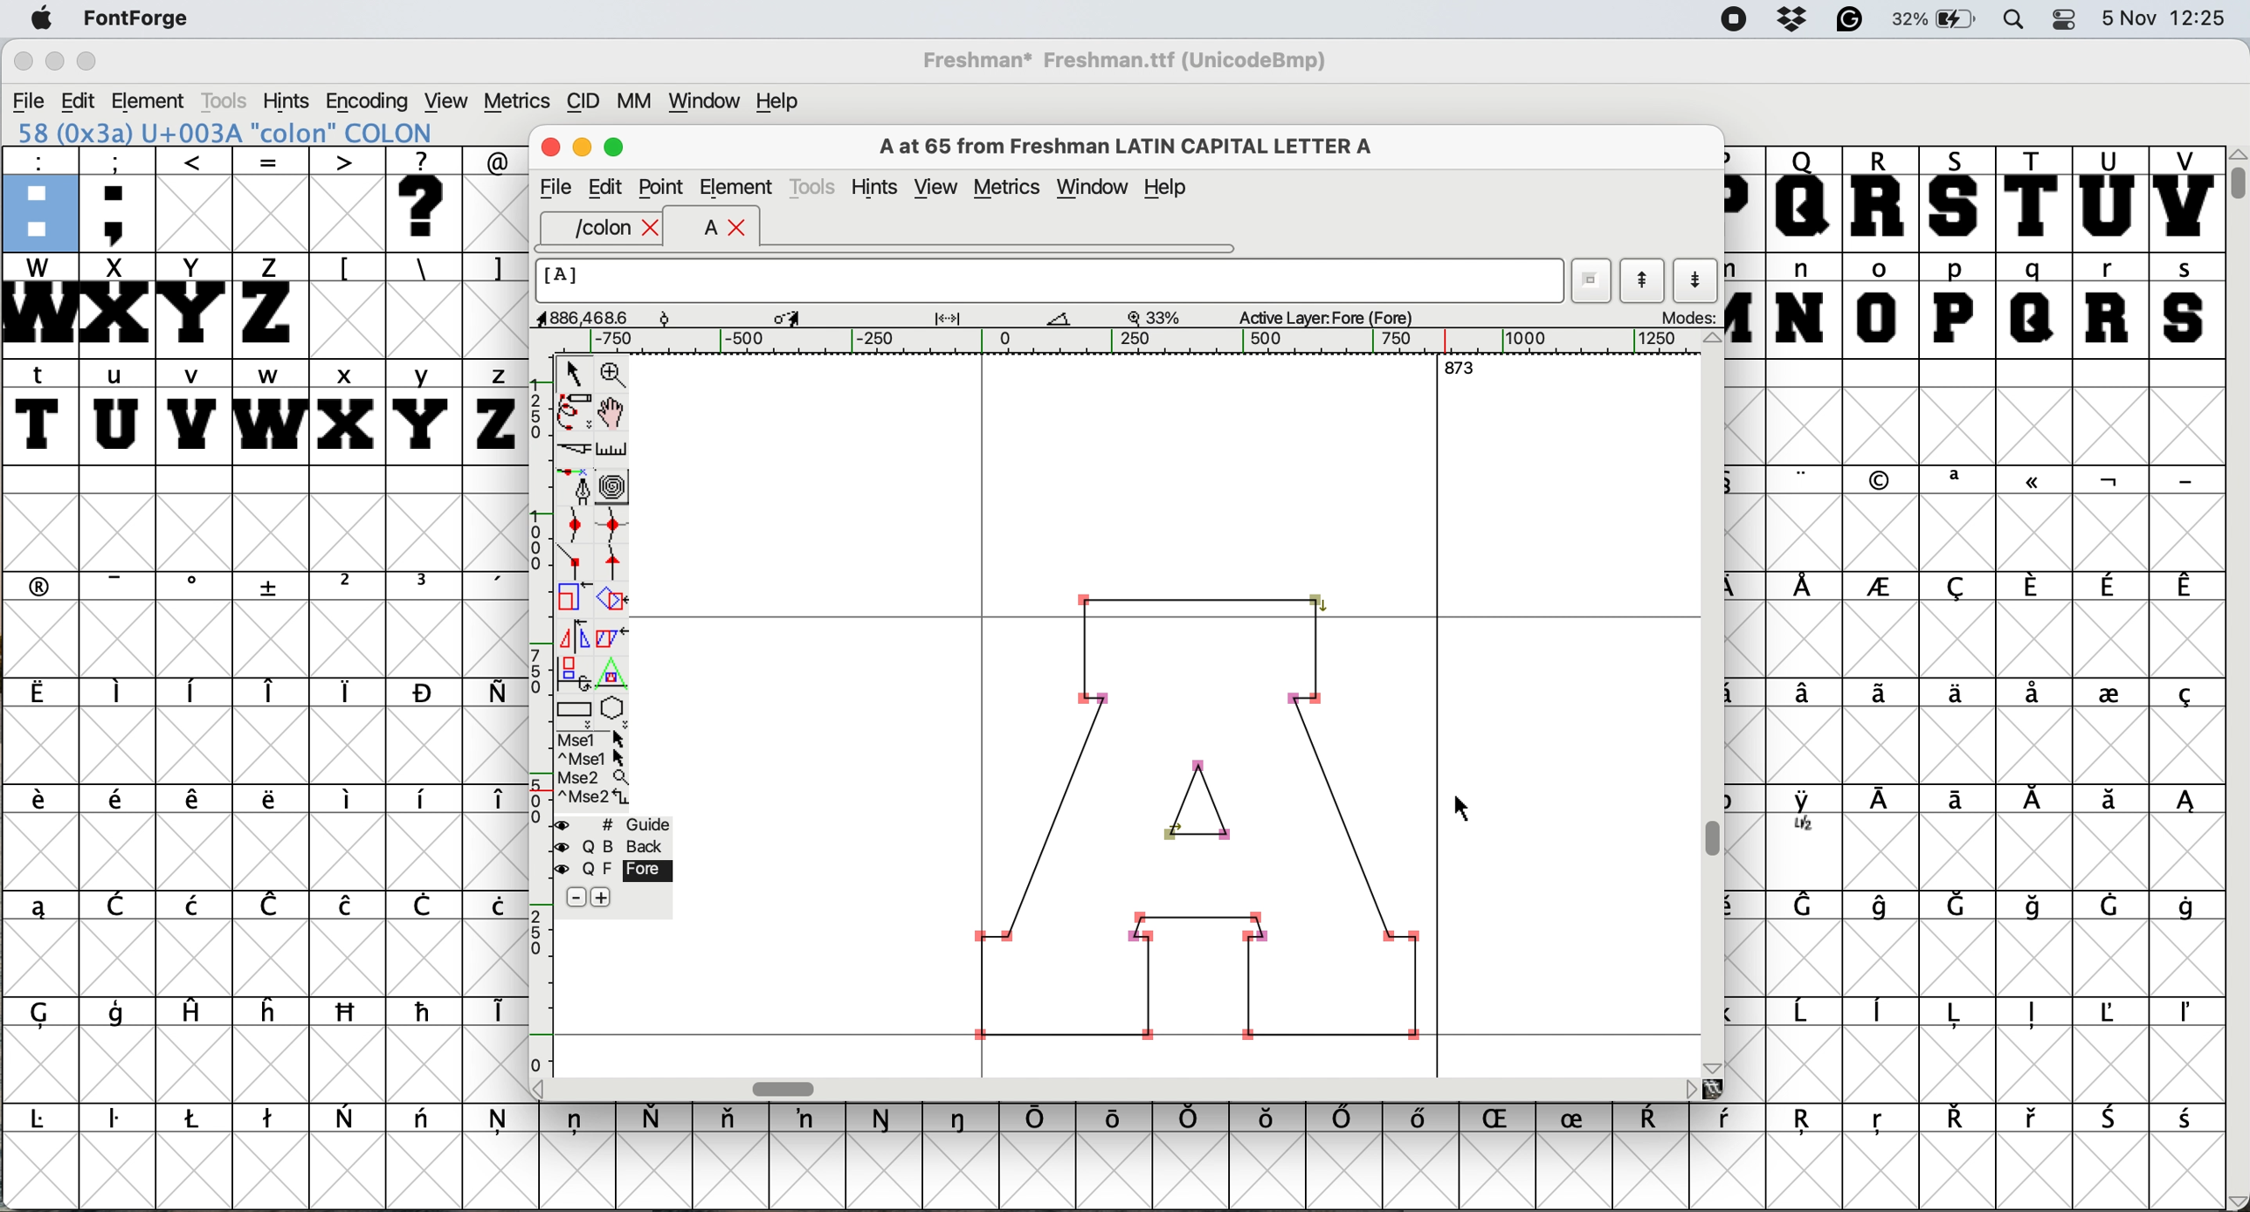  What do you see at coordinates (424, 907) in the screenshot?
I see `symbol` at bounding box center [424, 907].